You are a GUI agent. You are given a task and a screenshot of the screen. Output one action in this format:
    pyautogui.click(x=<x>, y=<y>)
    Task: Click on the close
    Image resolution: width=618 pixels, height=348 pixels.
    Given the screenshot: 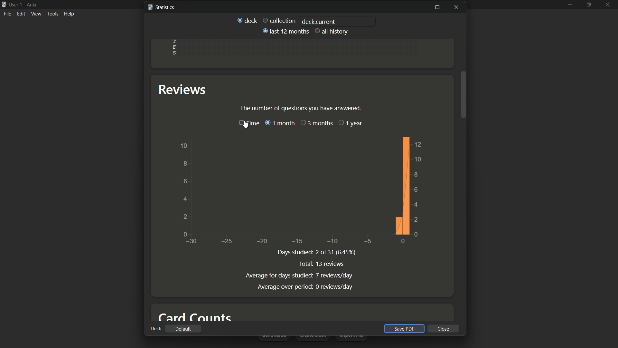 What is the action you would take?
    pyautogui.click(x=444, y=329)
    